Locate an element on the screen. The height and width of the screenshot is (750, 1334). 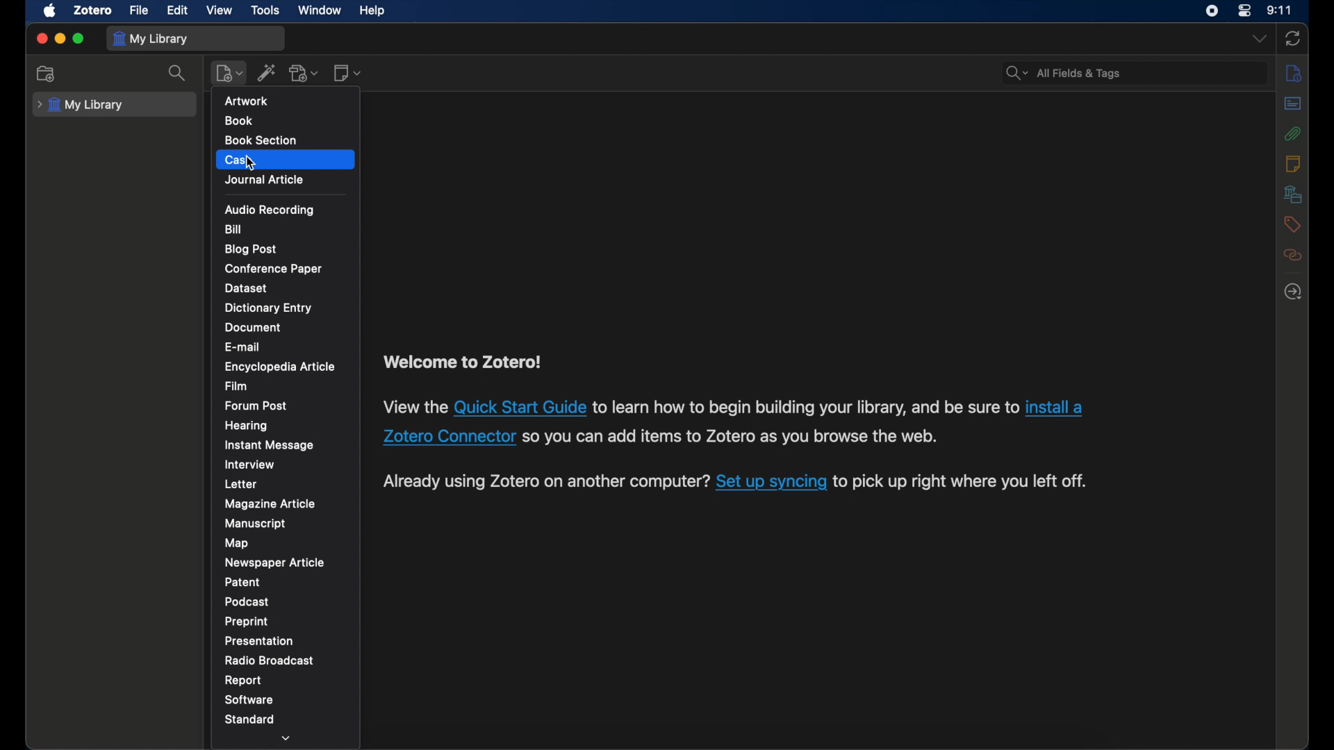
document is located at coordinates (255, 328).